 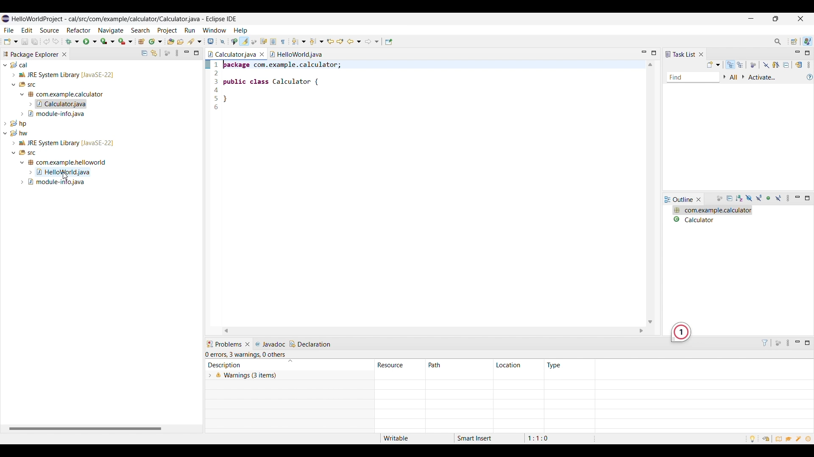 What do you see at coordinates (730, 65) in the screenshot?
I see `Categorized, current selection` at bounding box center [730, 65].